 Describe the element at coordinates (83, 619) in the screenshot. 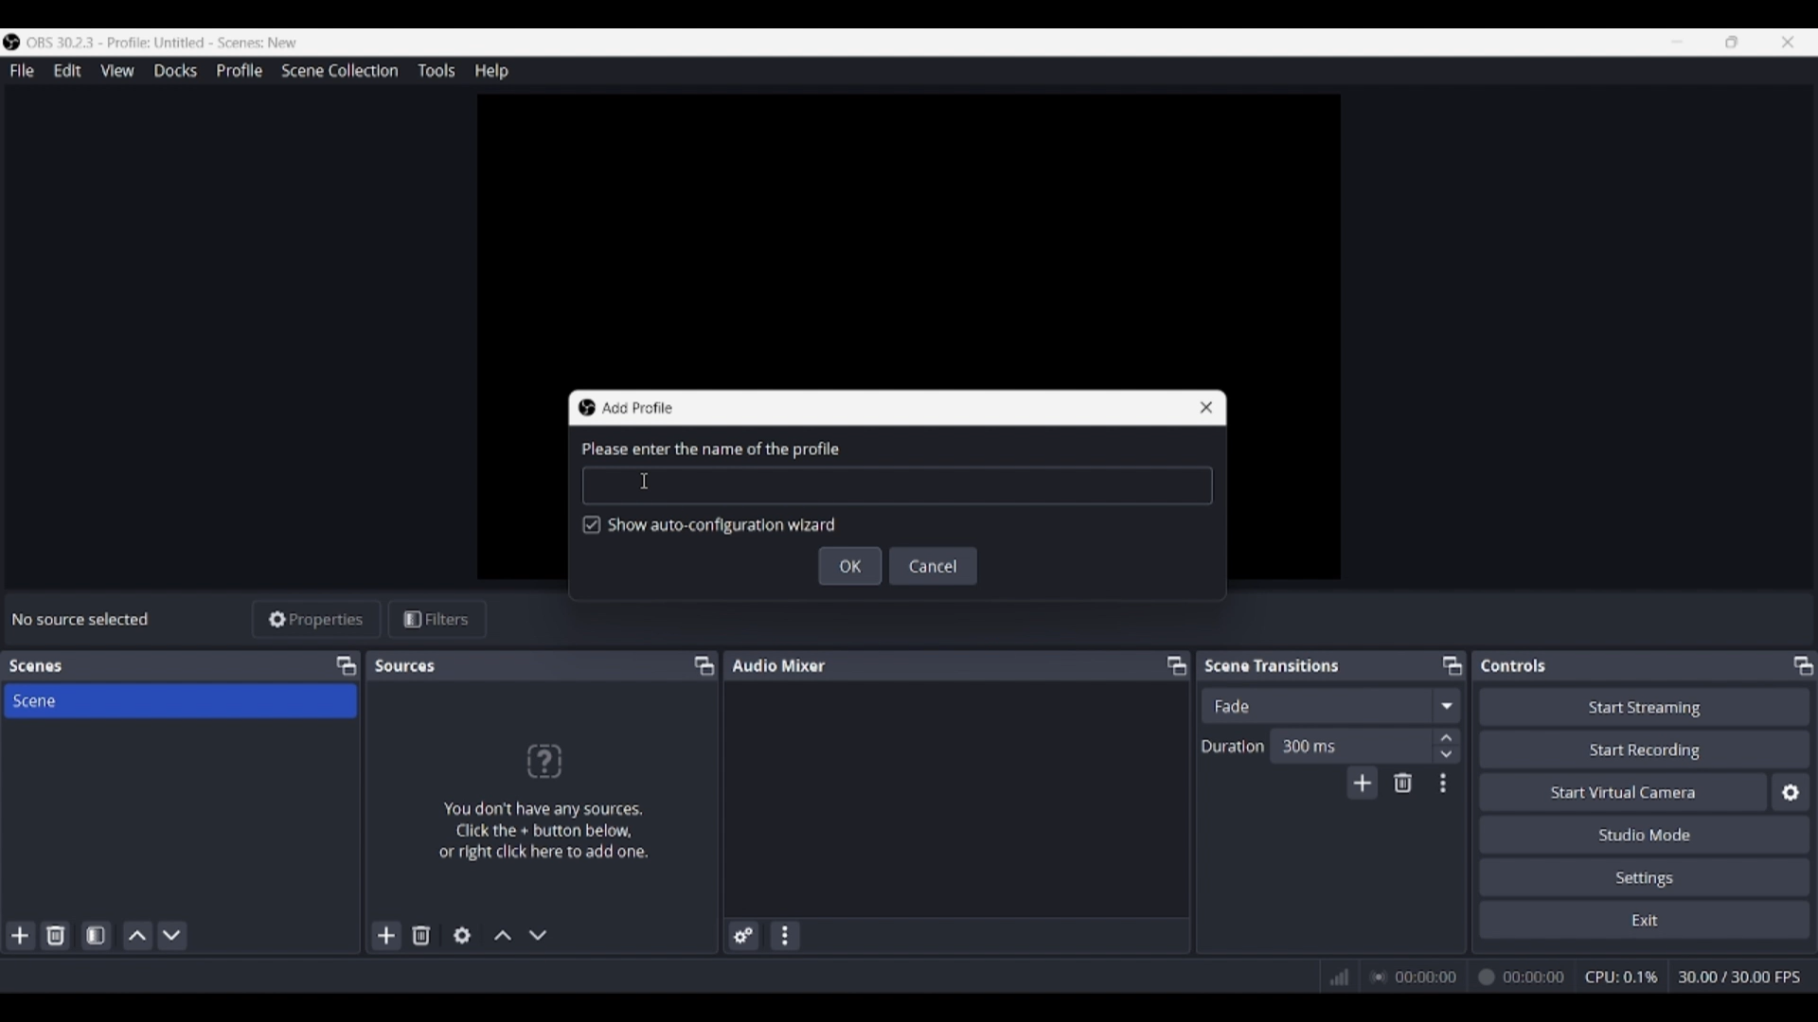

I see `Source status` at that location.